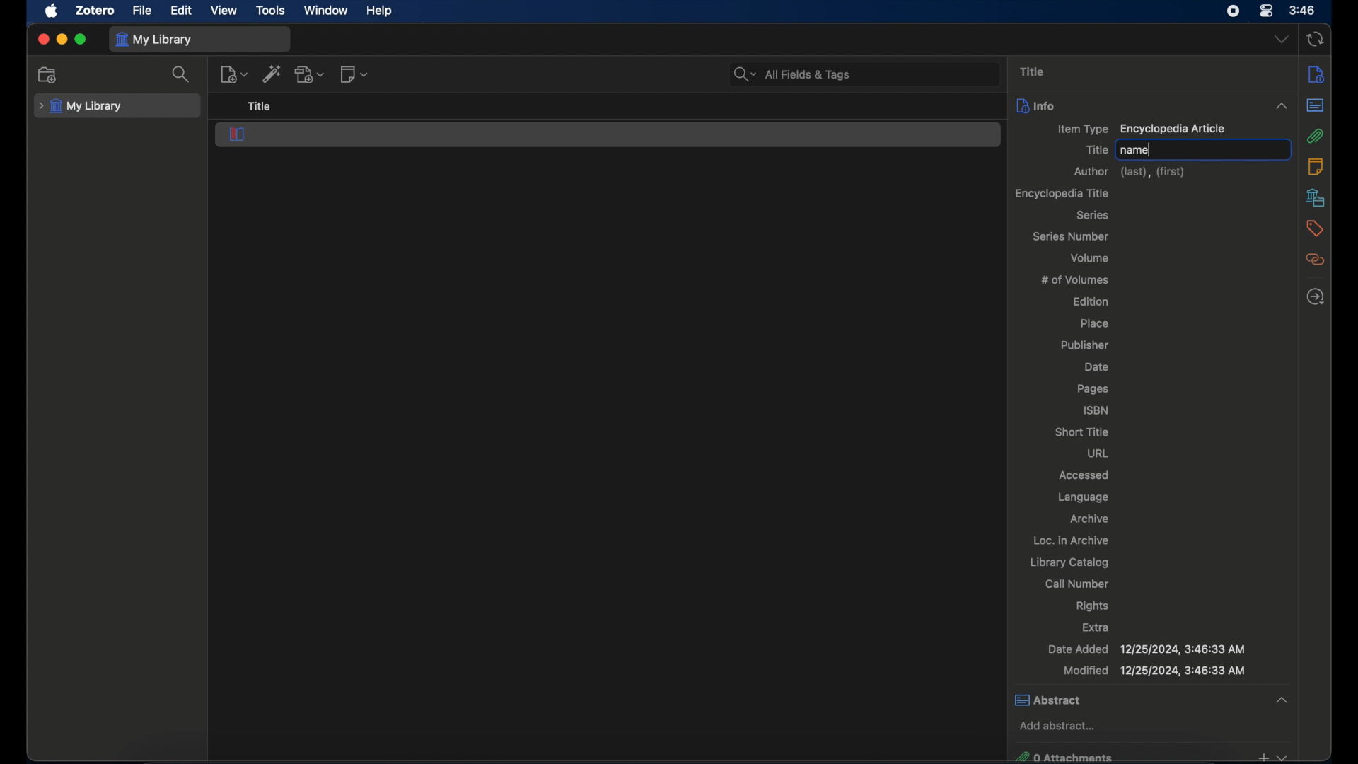  Describe the element at coordinates (1091, 257) in the screenshot. I see `volume` at that location.